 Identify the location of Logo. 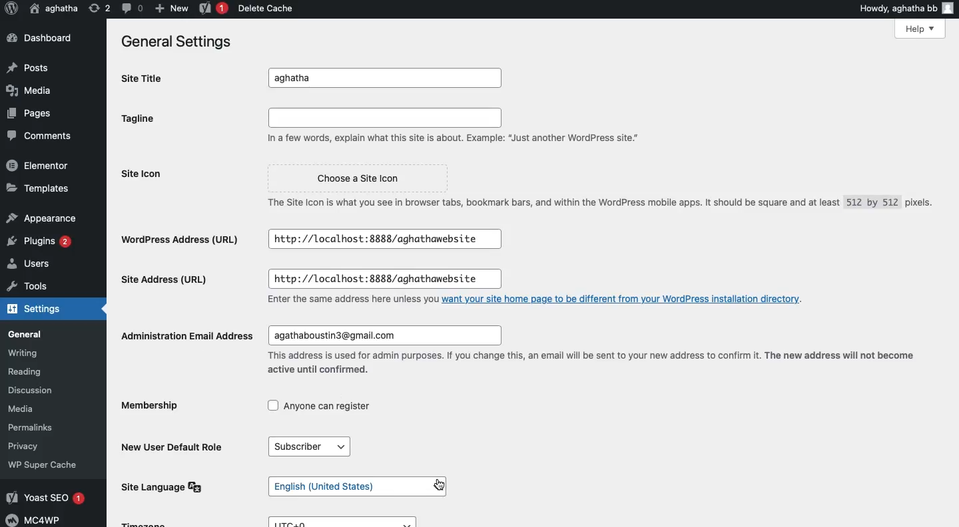
(11, 9).